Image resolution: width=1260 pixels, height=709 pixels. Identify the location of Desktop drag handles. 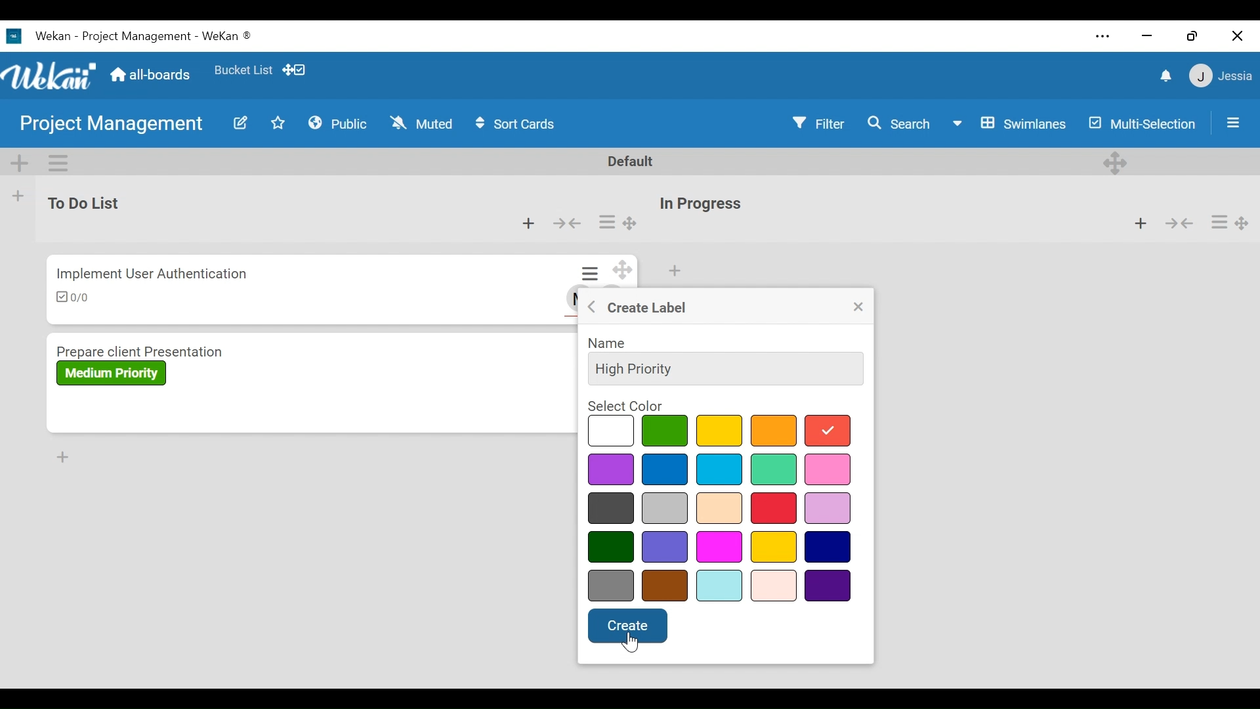
(1118, 161).